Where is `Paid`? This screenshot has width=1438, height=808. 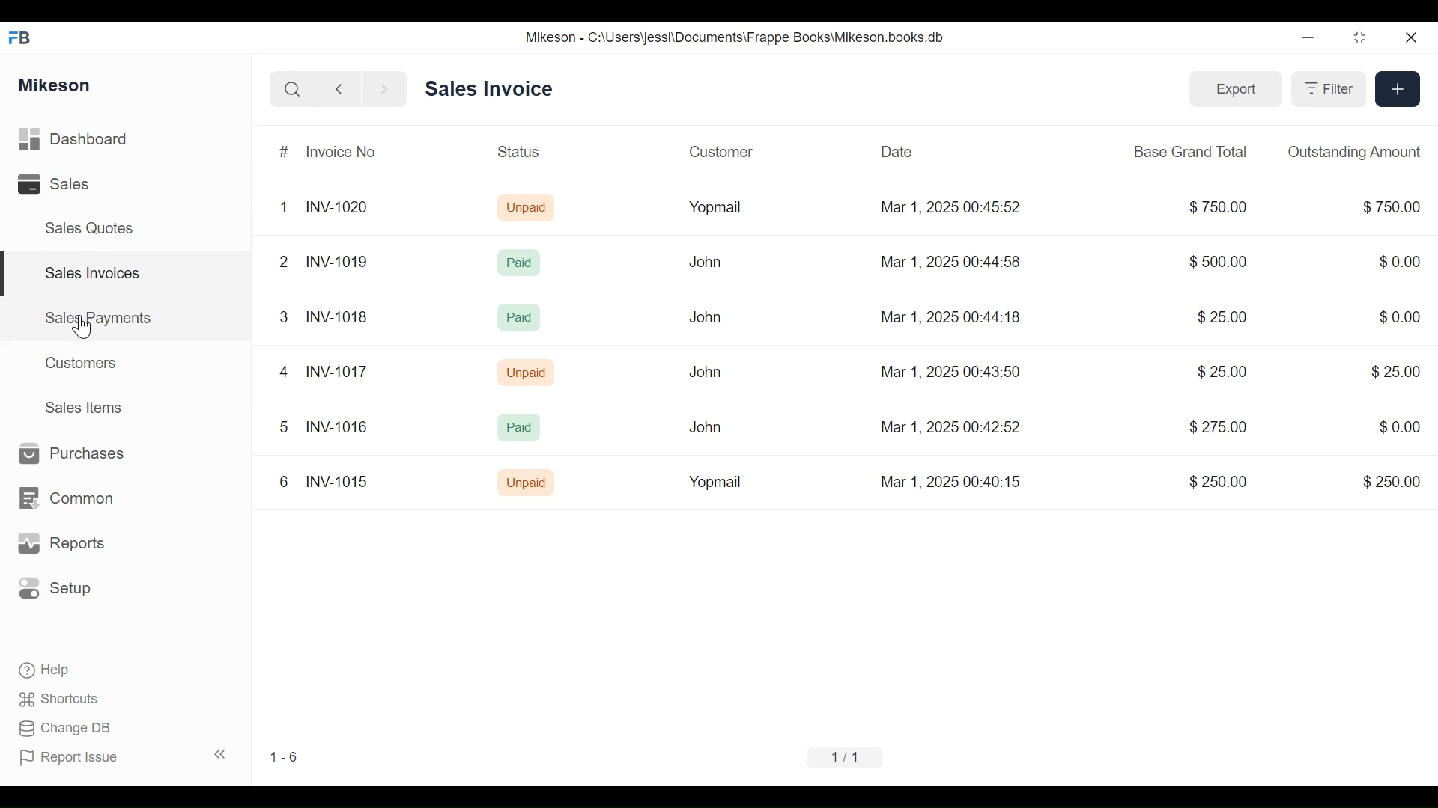
Paid is located at coordinates (518, 265).